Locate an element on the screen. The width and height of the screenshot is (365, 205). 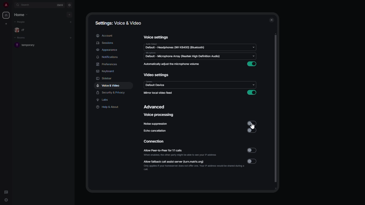
notifications is located at coordinates (110, 57).